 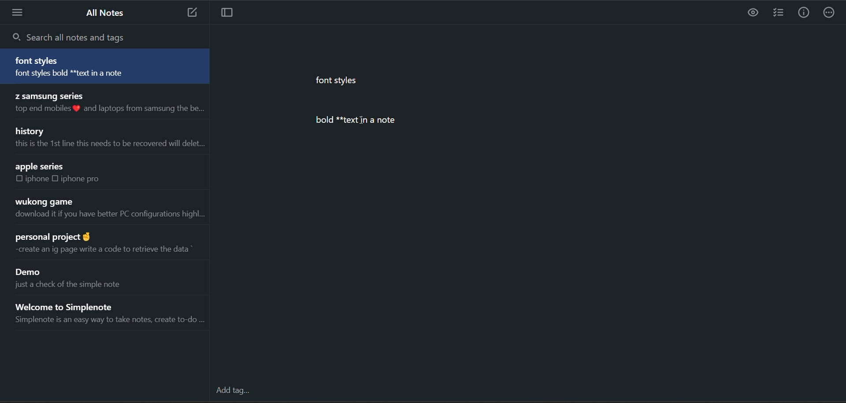 What do you see at coordinates (76, 287) in the screenshot?
I see `just a check of the simple note` at bounding box center [76, 287].